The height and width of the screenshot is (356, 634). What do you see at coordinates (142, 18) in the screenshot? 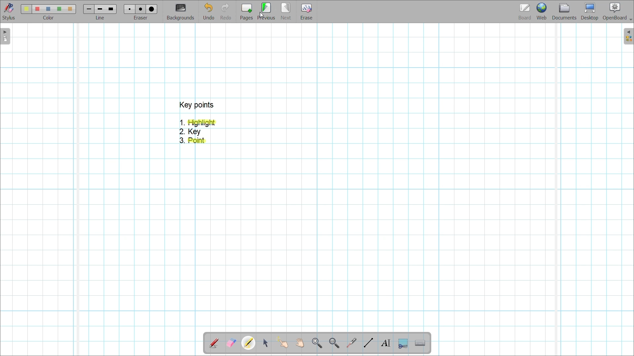
I see `eraser` at bounding box center [142, 18].